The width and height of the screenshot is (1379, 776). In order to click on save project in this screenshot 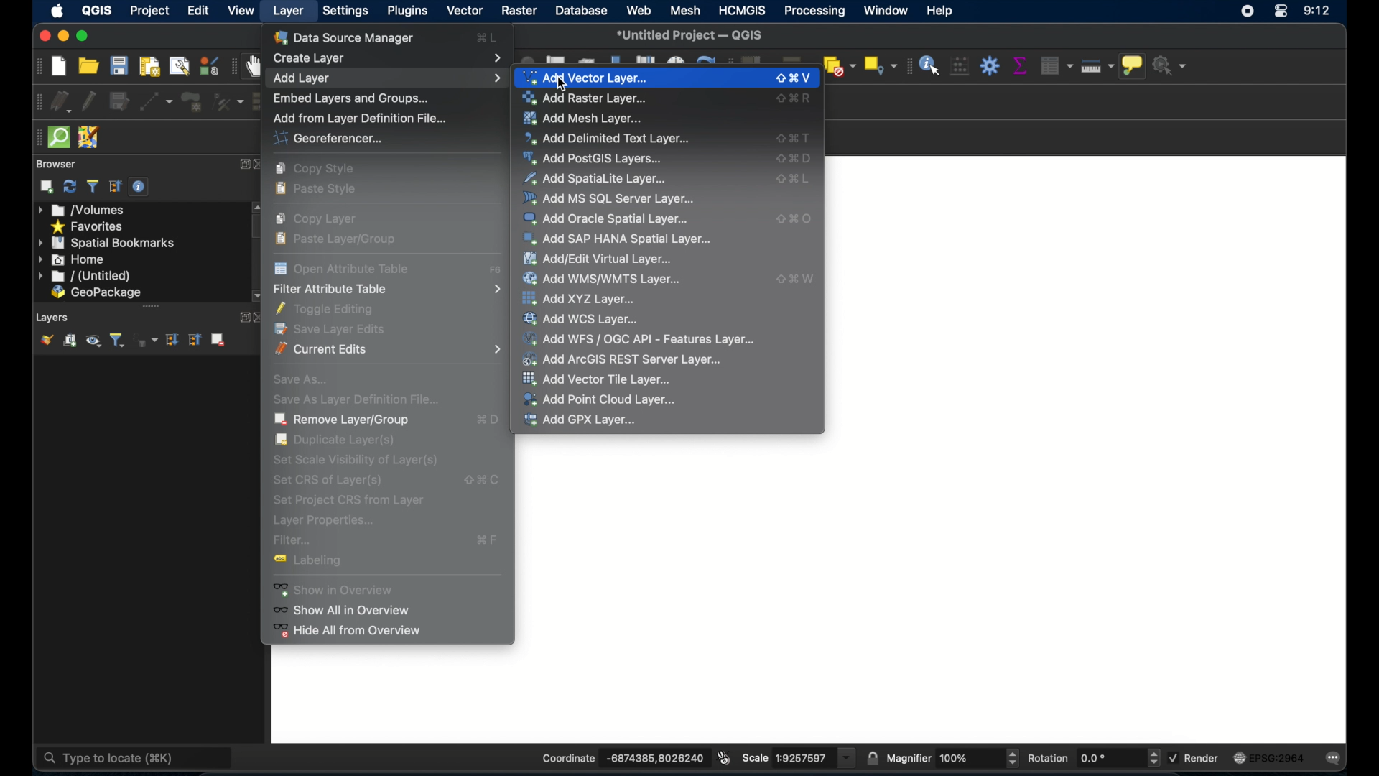, I will do `click(120, 67)`.